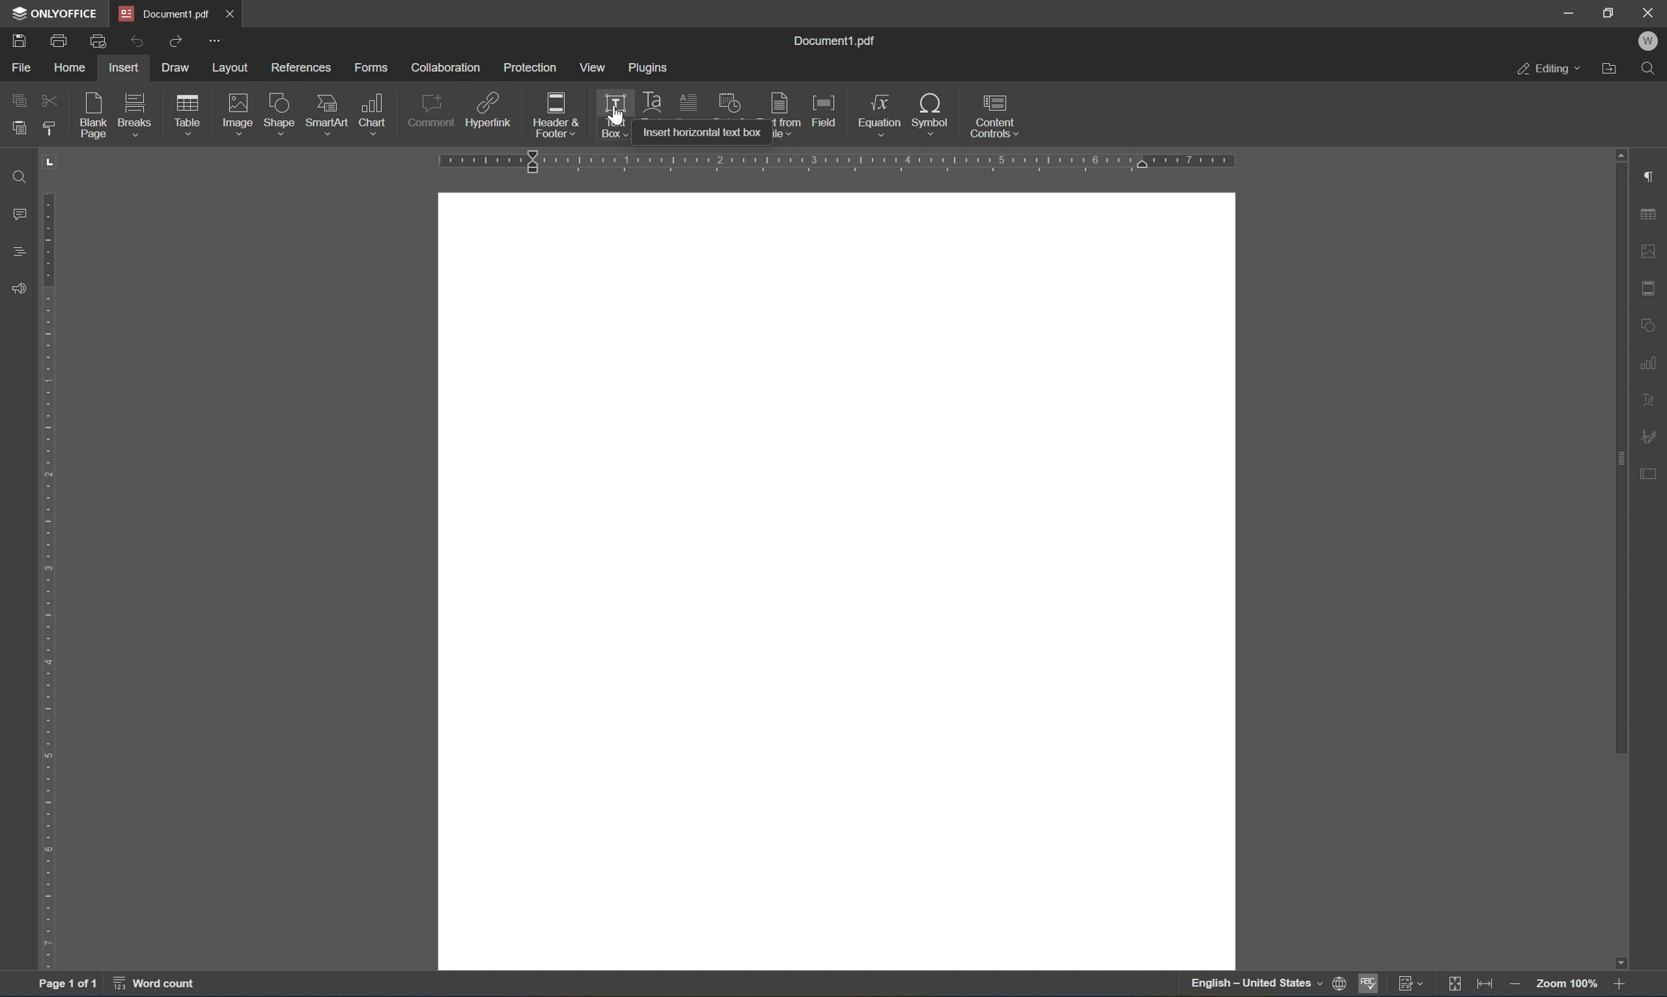  Describe the element at coordinates (557, 116) in the screenshot. I see `header and footer` at that location.